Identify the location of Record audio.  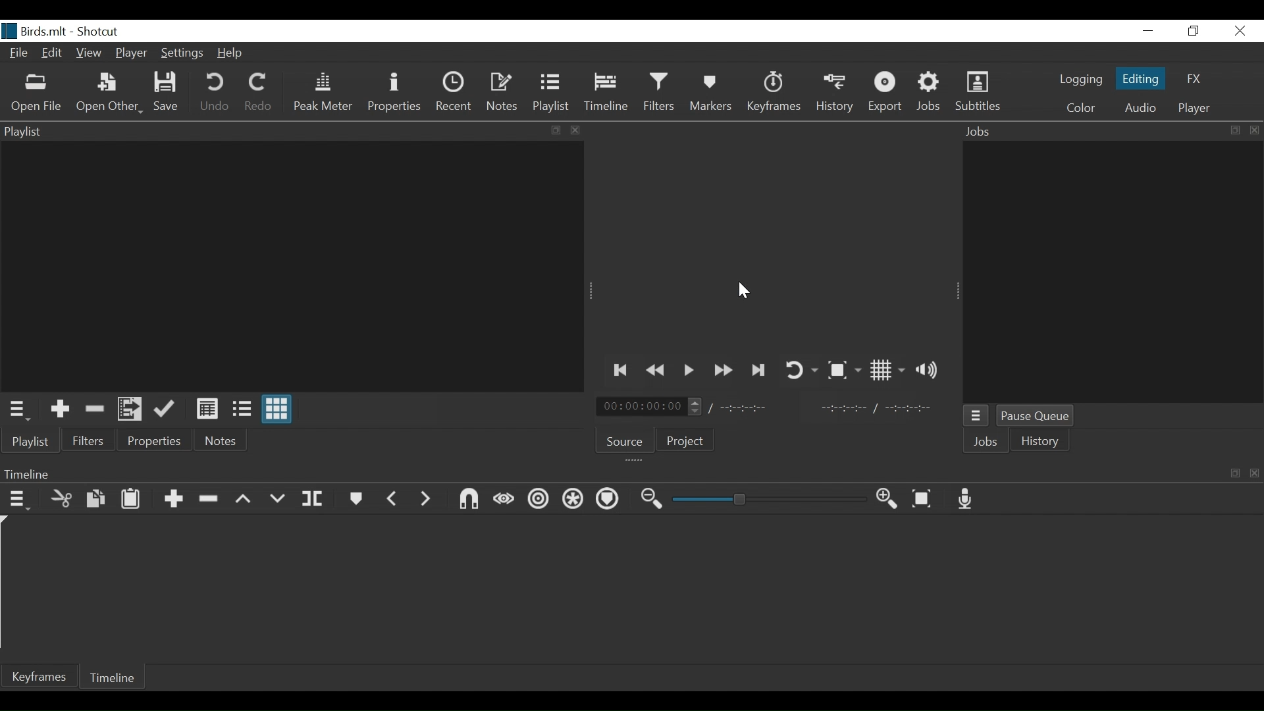
(969, 499).